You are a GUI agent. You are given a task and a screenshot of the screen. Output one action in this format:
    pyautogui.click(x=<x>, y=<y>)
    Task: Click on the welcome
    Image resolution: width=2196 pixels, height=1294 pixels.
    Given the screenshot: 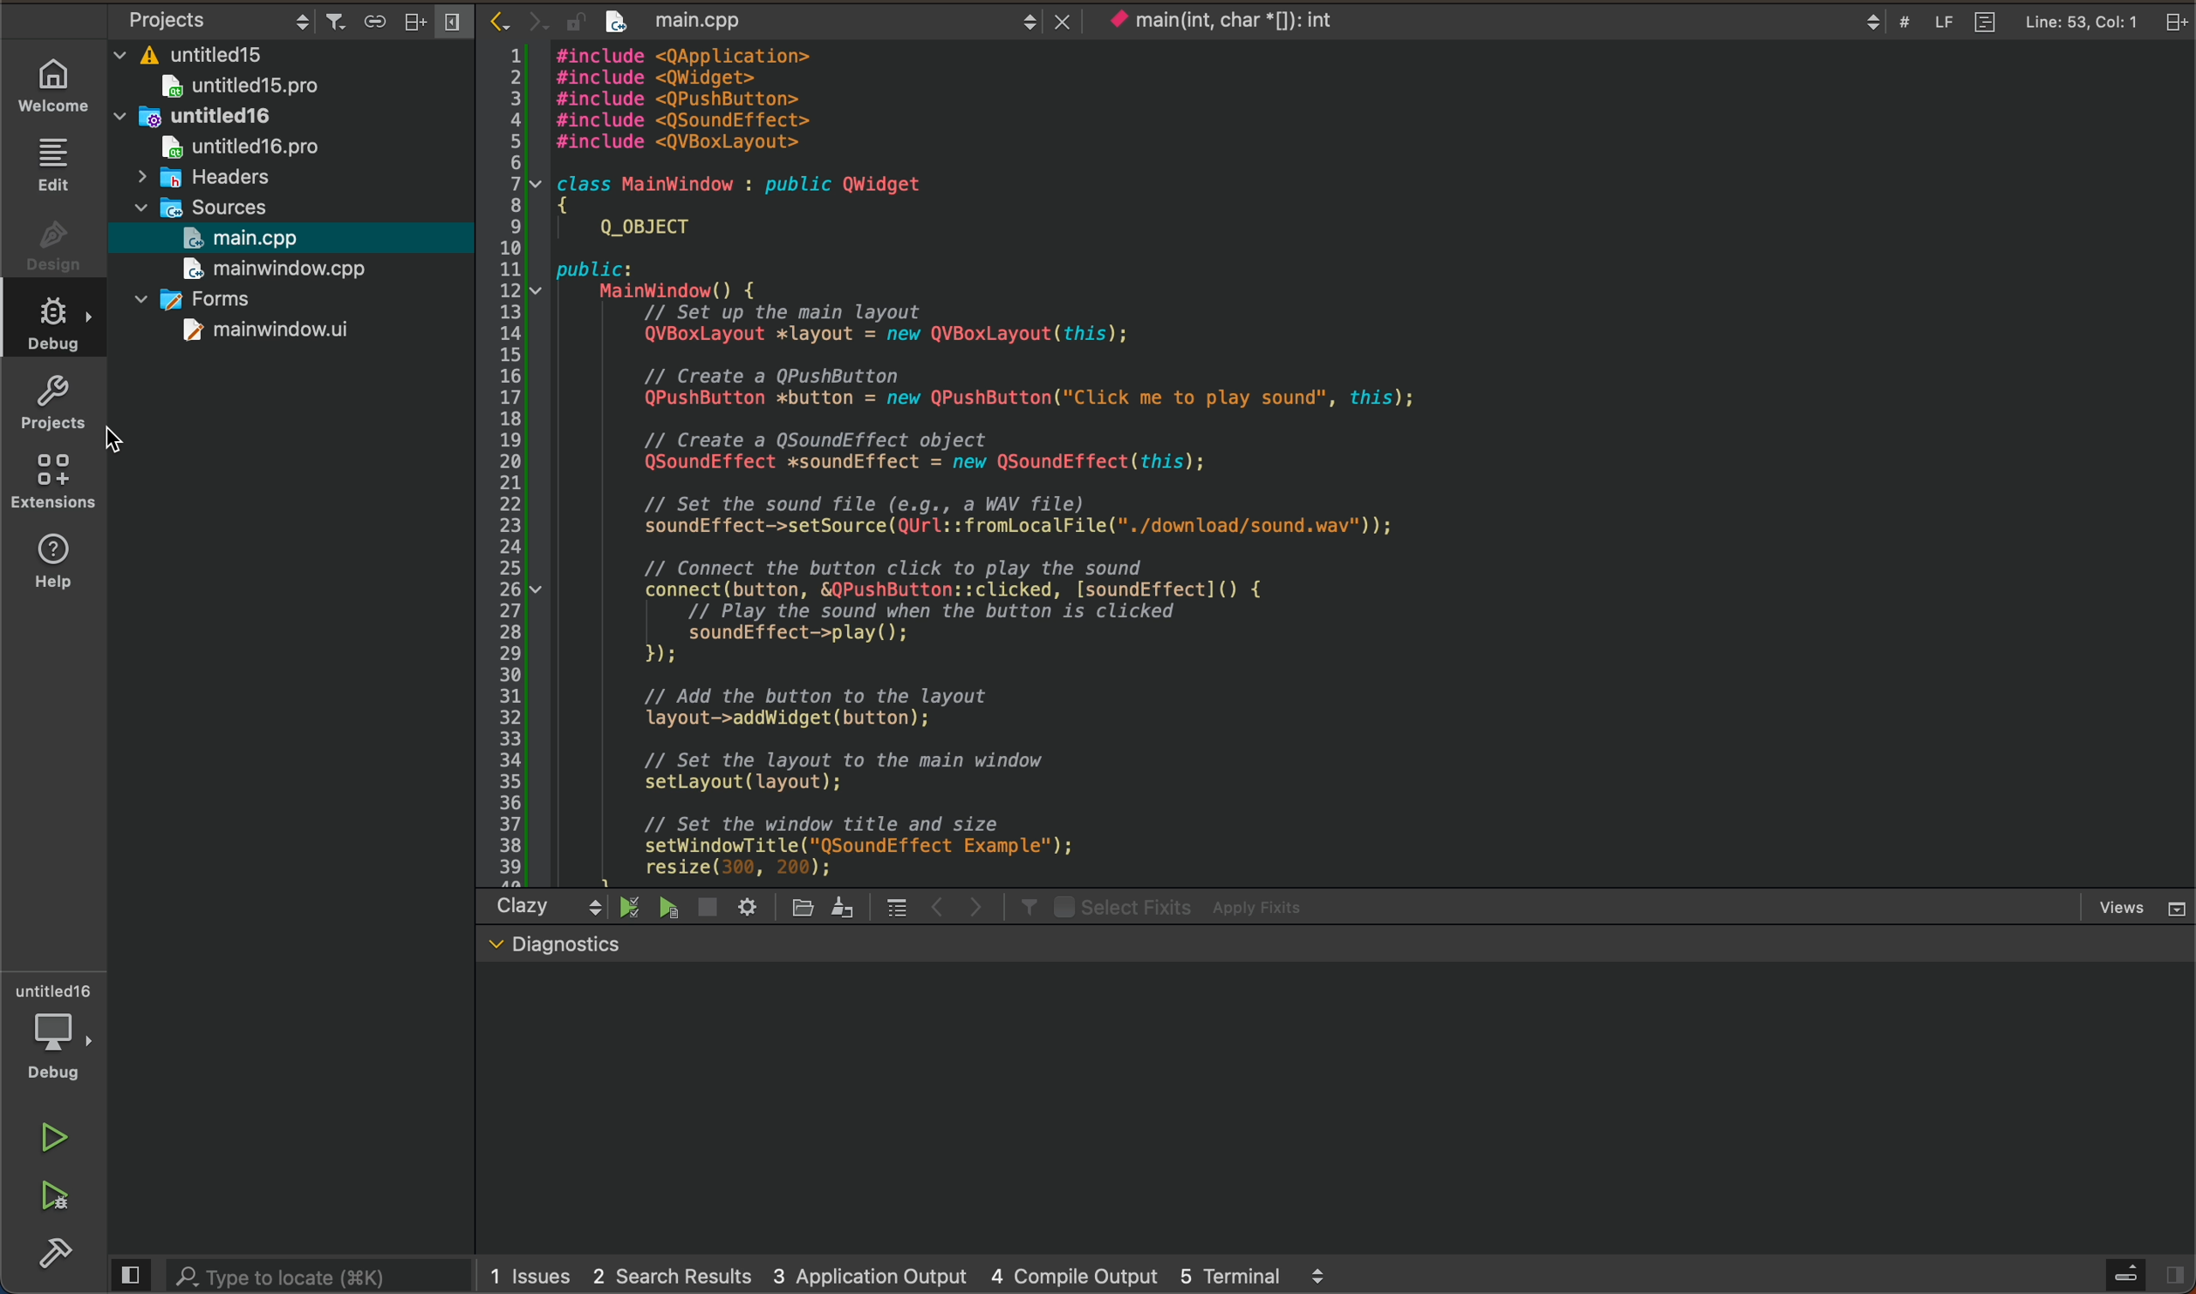 What is the action you would take?
    pyautogui.click(x=59, y=82)
    